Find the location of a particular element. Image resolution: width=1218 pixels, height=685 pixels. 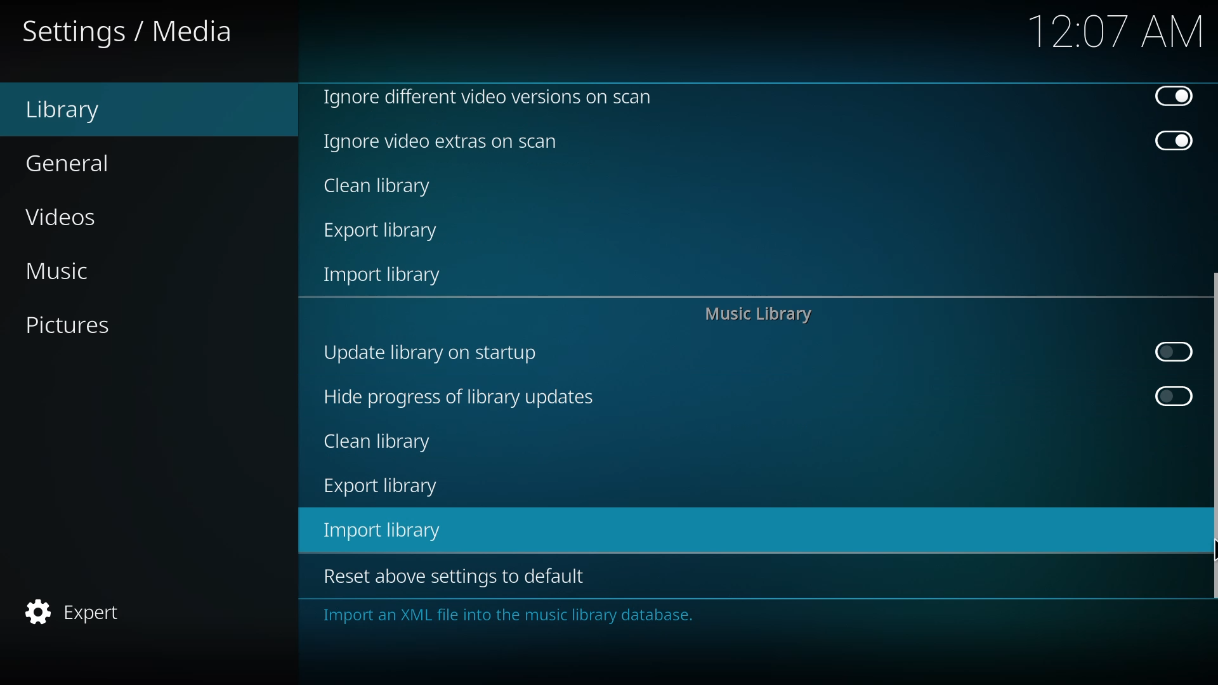

export is located at coordinates (381, 486).